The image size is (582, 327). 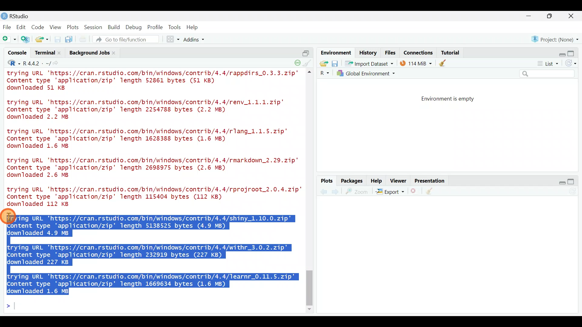 What do you see at coordinates (60, 53) in the screenshot?
I see `close terminal` at bounding box center [60, 53].